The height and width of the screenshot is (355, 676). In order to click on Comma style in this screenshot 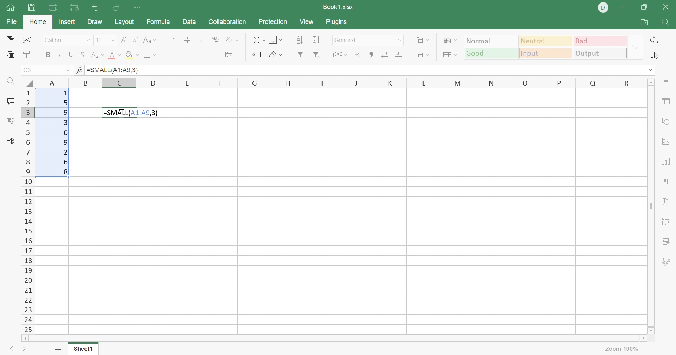, I will do `click(370, 55)`.